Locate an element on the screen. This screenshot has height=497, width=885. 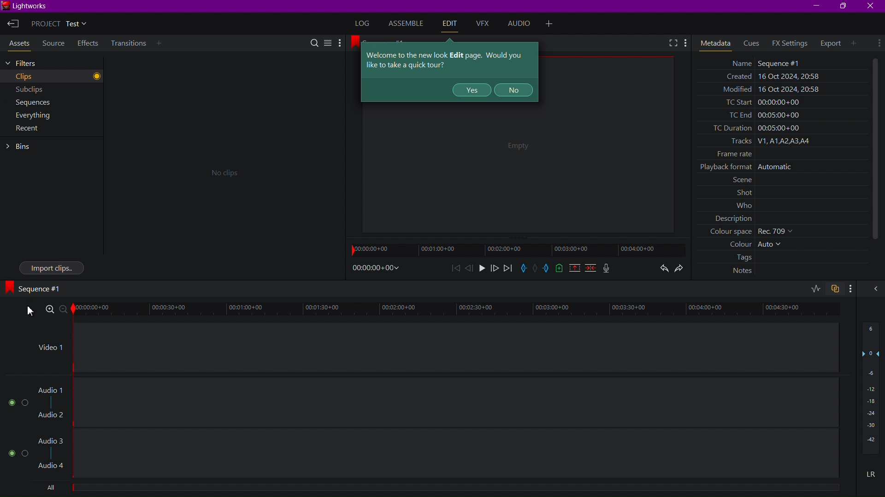
Audio Track is located at coordinates (457, 403).